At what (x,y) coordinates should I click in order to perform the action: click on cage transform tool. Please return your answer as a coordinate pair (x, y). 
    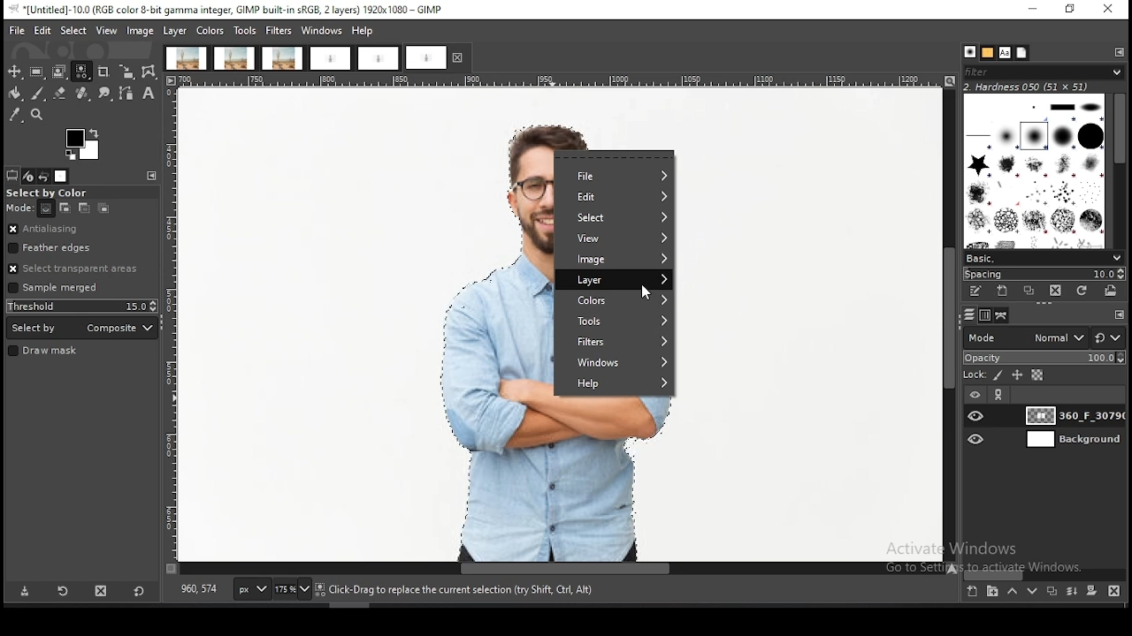
    Looking at the image, I should click on (150, 72).